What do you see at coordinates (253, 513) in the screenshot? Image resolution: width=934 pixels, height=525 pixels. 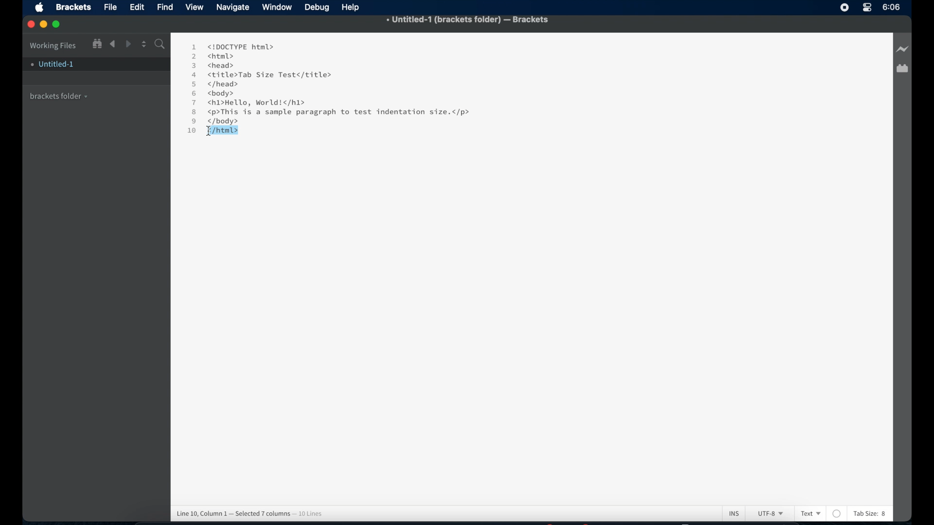 I see `Line 10, Column 1-Selected 7 columns-10 Lines` at bounding box center [253, 513].